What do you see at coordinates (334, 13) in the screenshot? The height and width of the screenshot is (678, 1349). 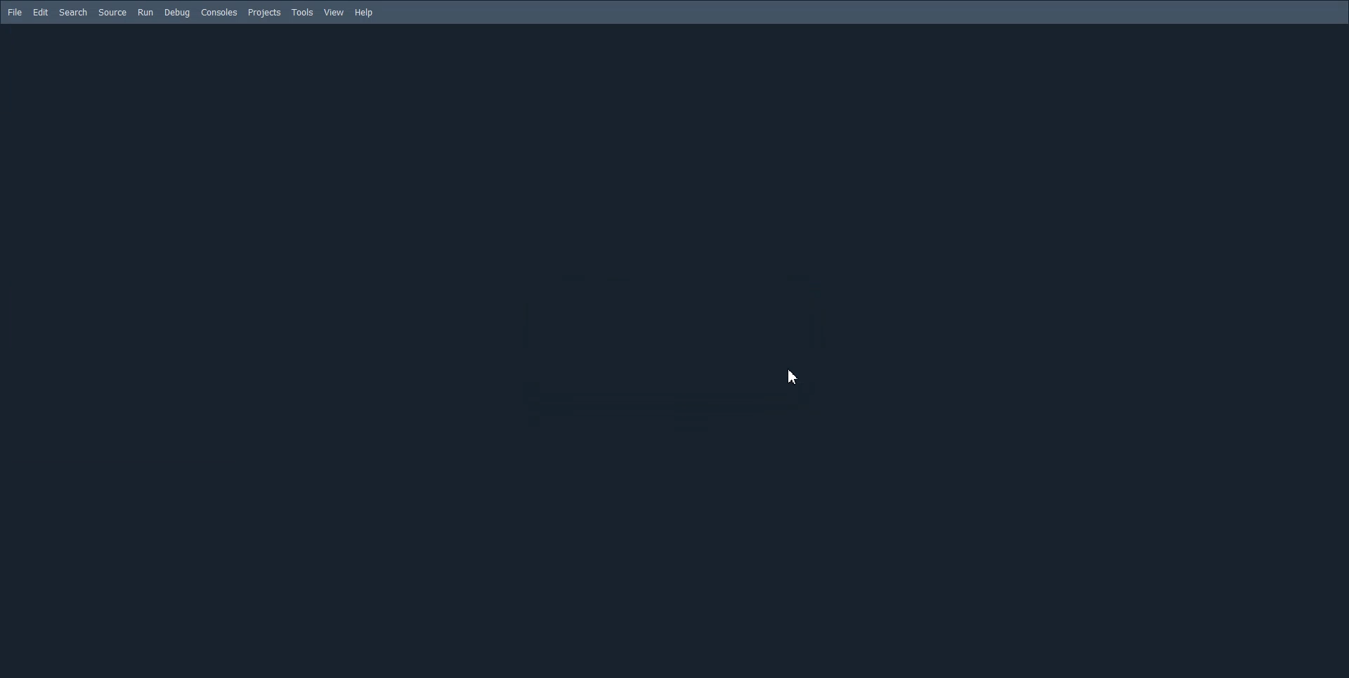 I see `View` at bounding box center [334, 13].